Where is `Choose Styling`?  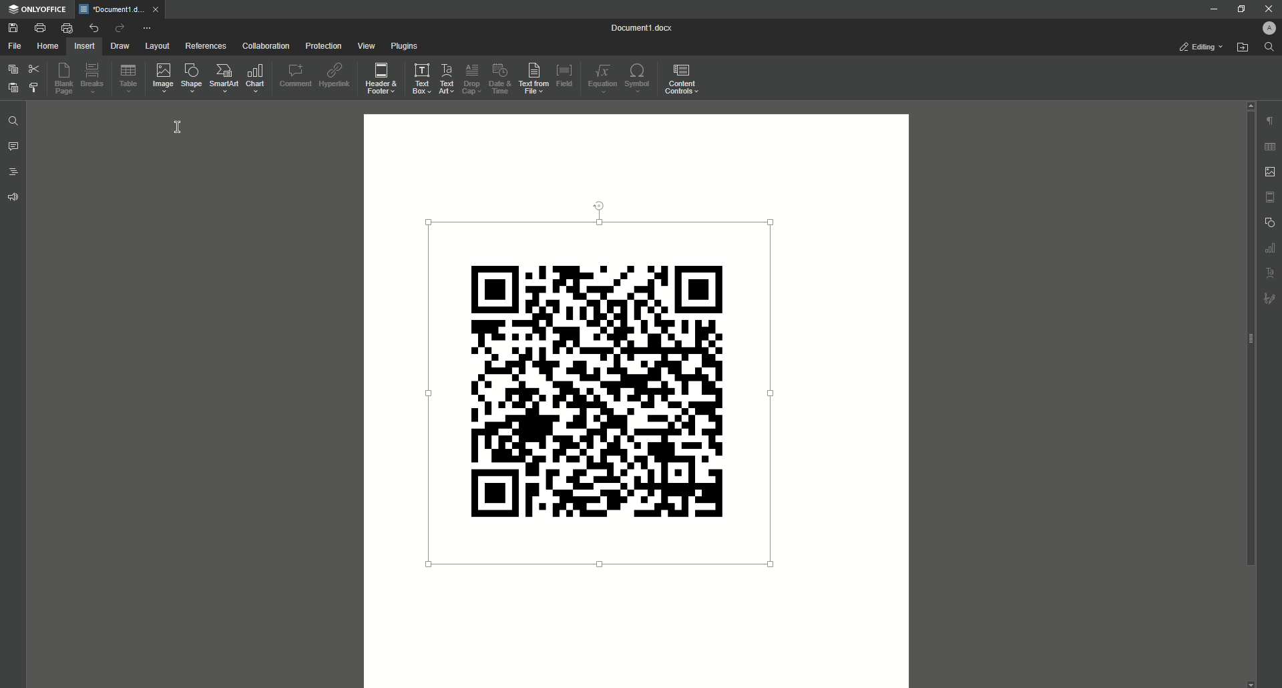
Choose Styling is located at coordinates (35, 88).